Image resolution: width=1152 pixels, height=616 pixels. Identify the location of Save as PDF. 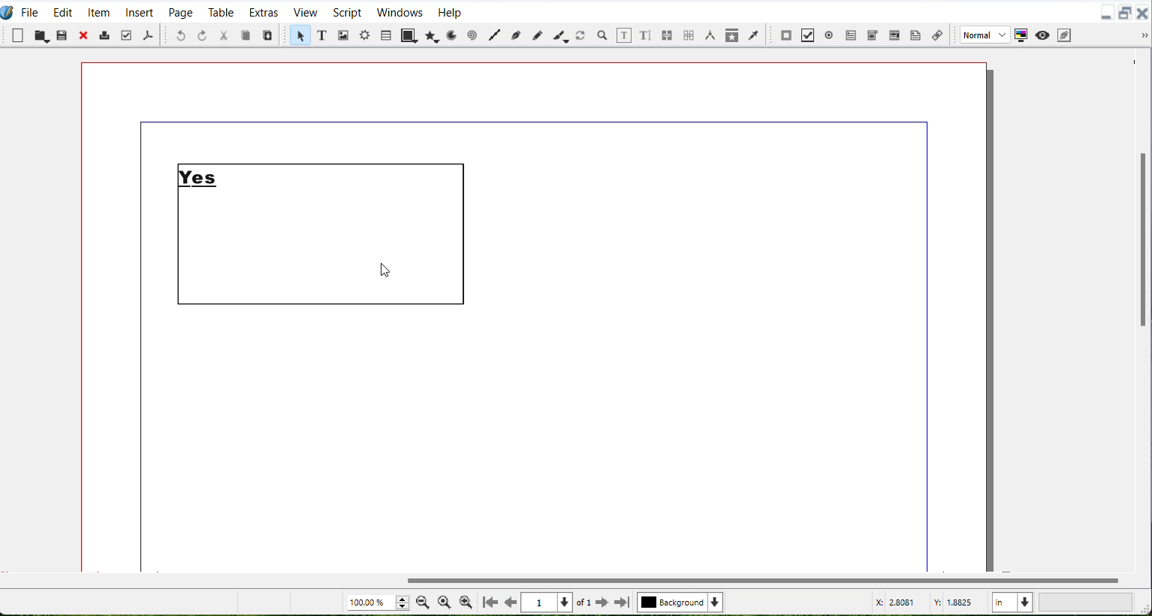
(148, 35).